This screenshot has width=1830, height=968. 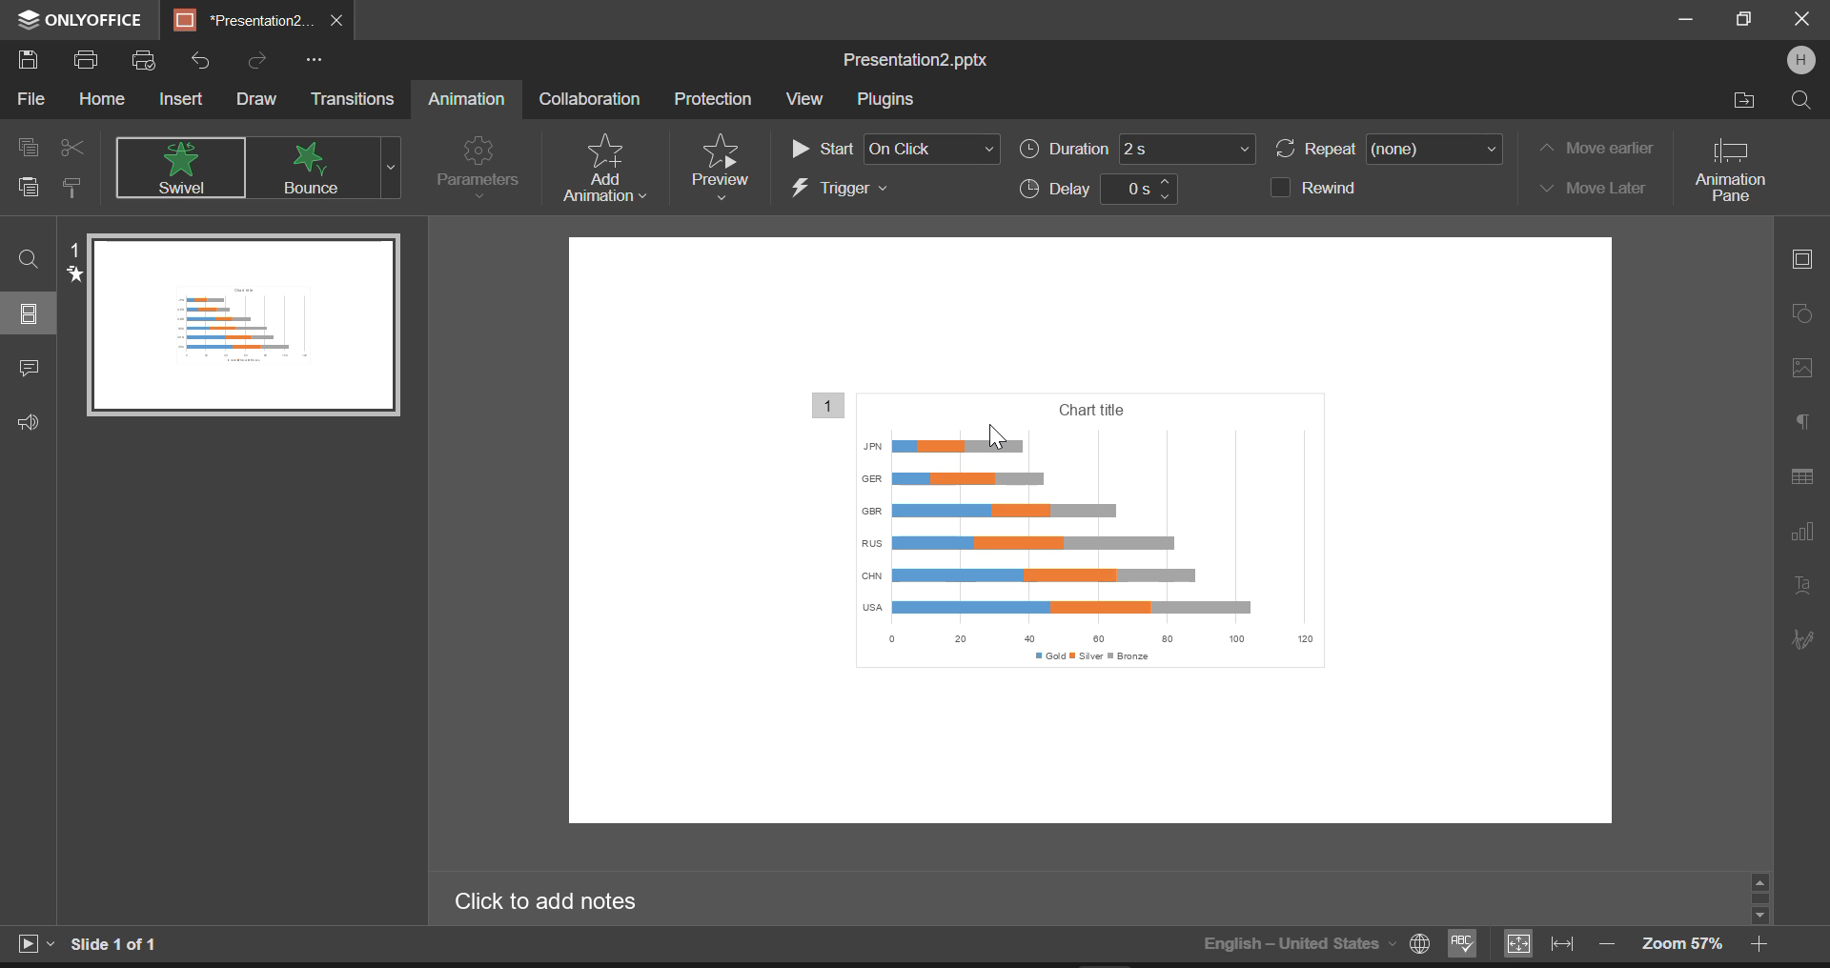 What do you see at coordinates (1745, 100) in the screenshot?
I see `Open file Location` at bounding box center [1745, 100].